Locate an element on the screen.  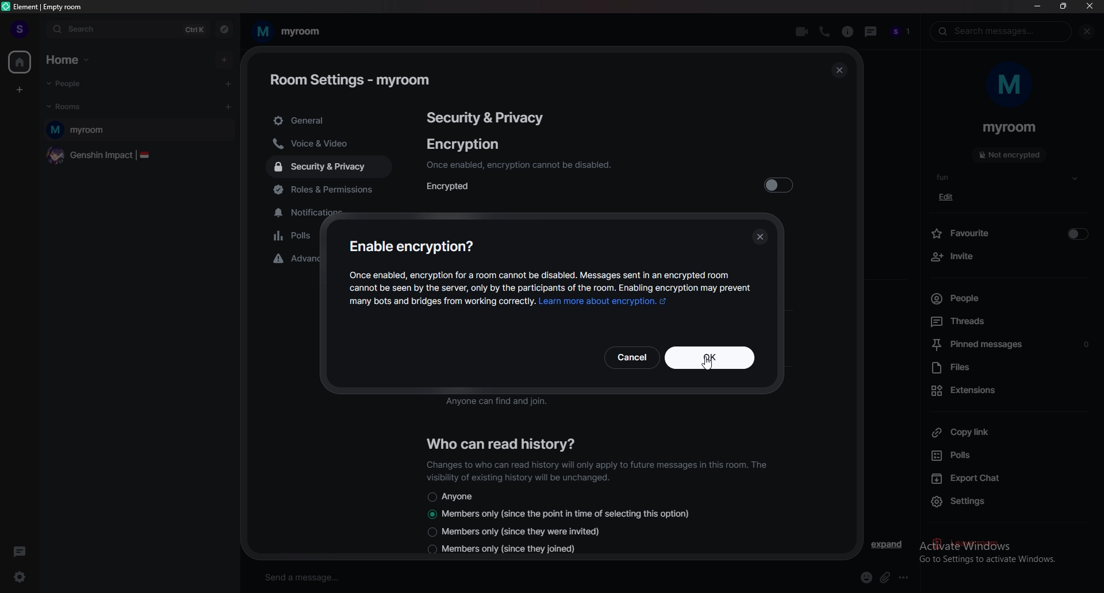
pinned messages is located at coordinates (1013, 344).